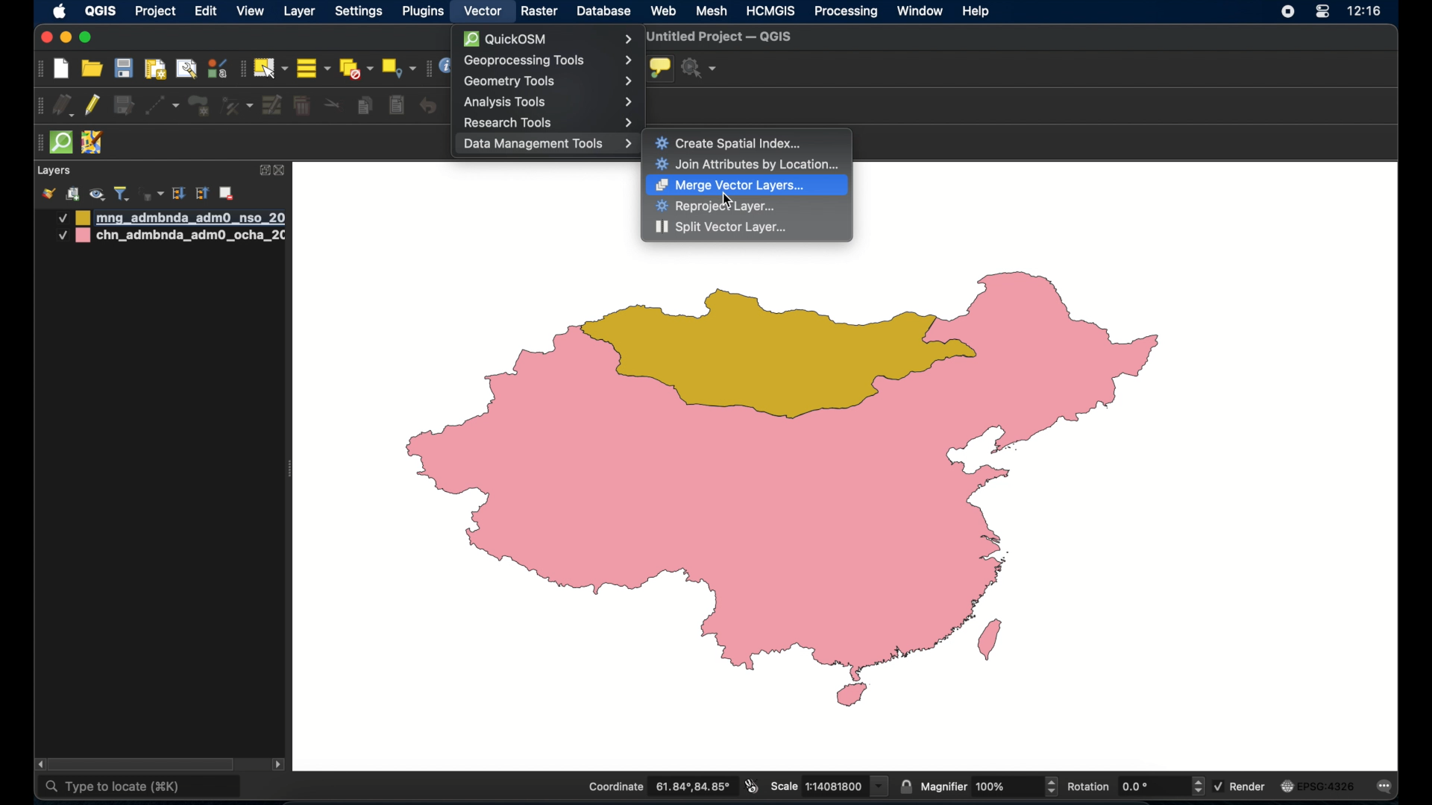 The image size is (1432, 805). I want to click on mesh, so click(712, 10).